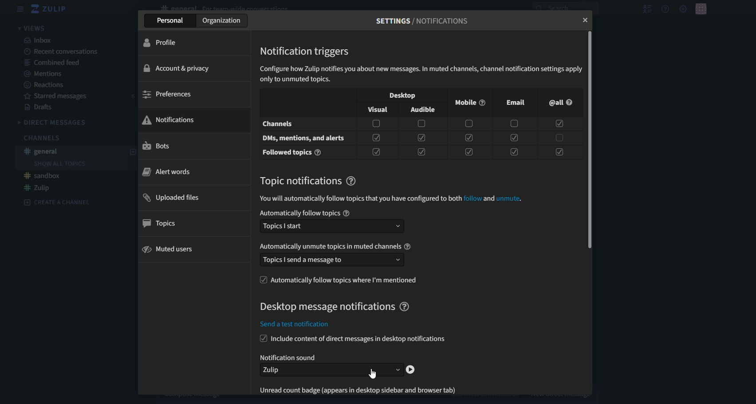  What do you see at coordinates (45, 85) in the screenshot?
I see `Reactions` at bounding box center [45, 85].